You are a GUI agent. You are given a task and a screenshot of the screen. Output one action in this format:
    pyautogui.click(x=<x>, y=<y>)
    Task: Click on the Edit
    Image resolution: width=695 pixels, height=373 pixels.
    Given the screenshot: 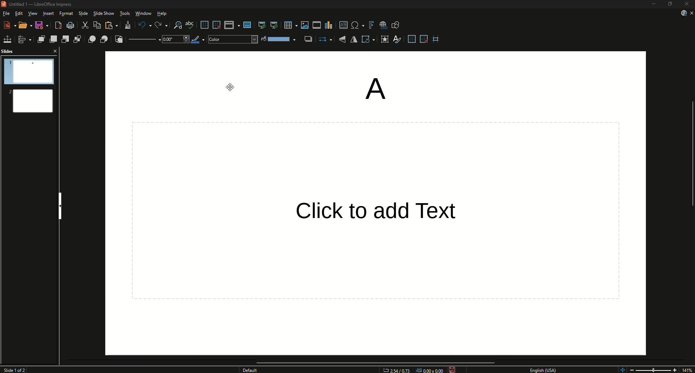 What is the action you would take?
    pyautogui.click(x=19, y=13)
    